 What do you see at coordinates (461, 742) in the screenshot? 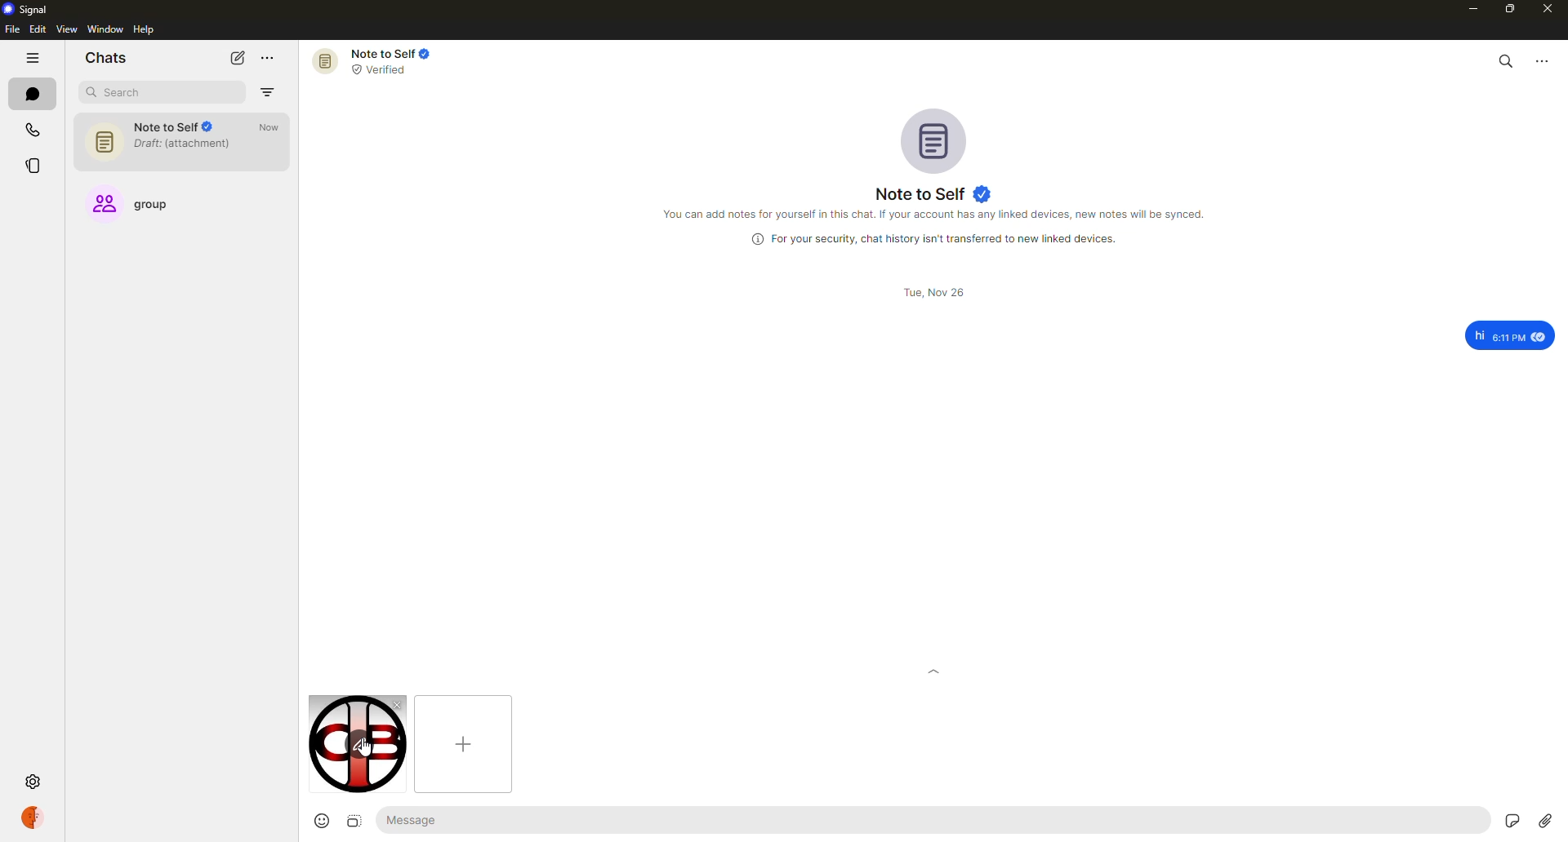
I see `add` at bounding box center [461, 742].